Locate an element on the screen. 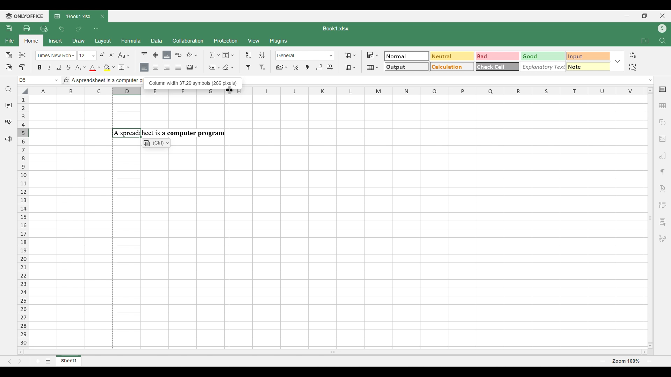  Type in equation is located at coordinates (65, 80).